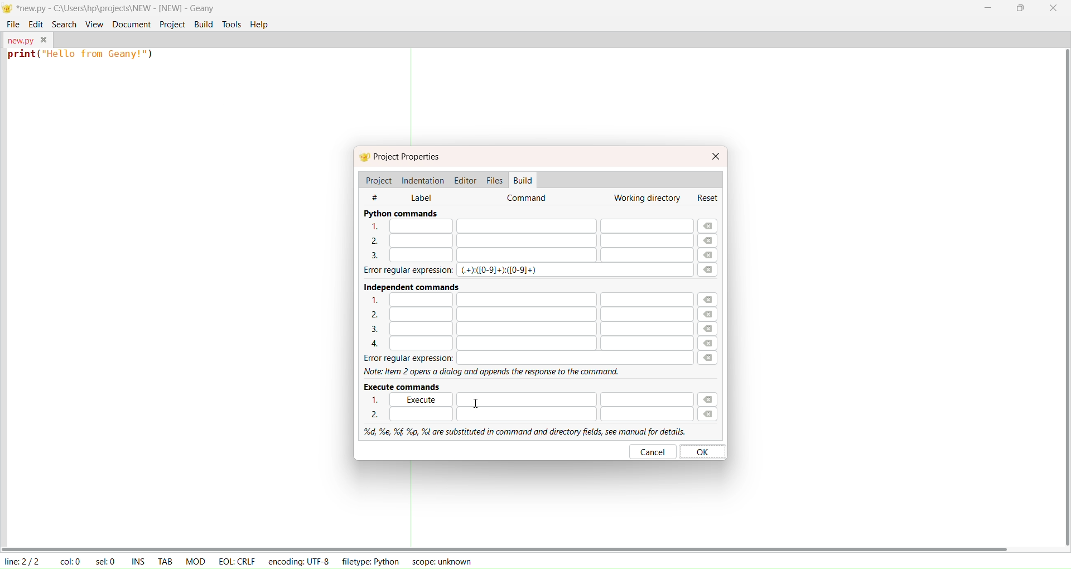 This screenshot has height=569, width=1071. Describe the element at coordinates (527, 255) in the screenshot. I see `3.` at that location.